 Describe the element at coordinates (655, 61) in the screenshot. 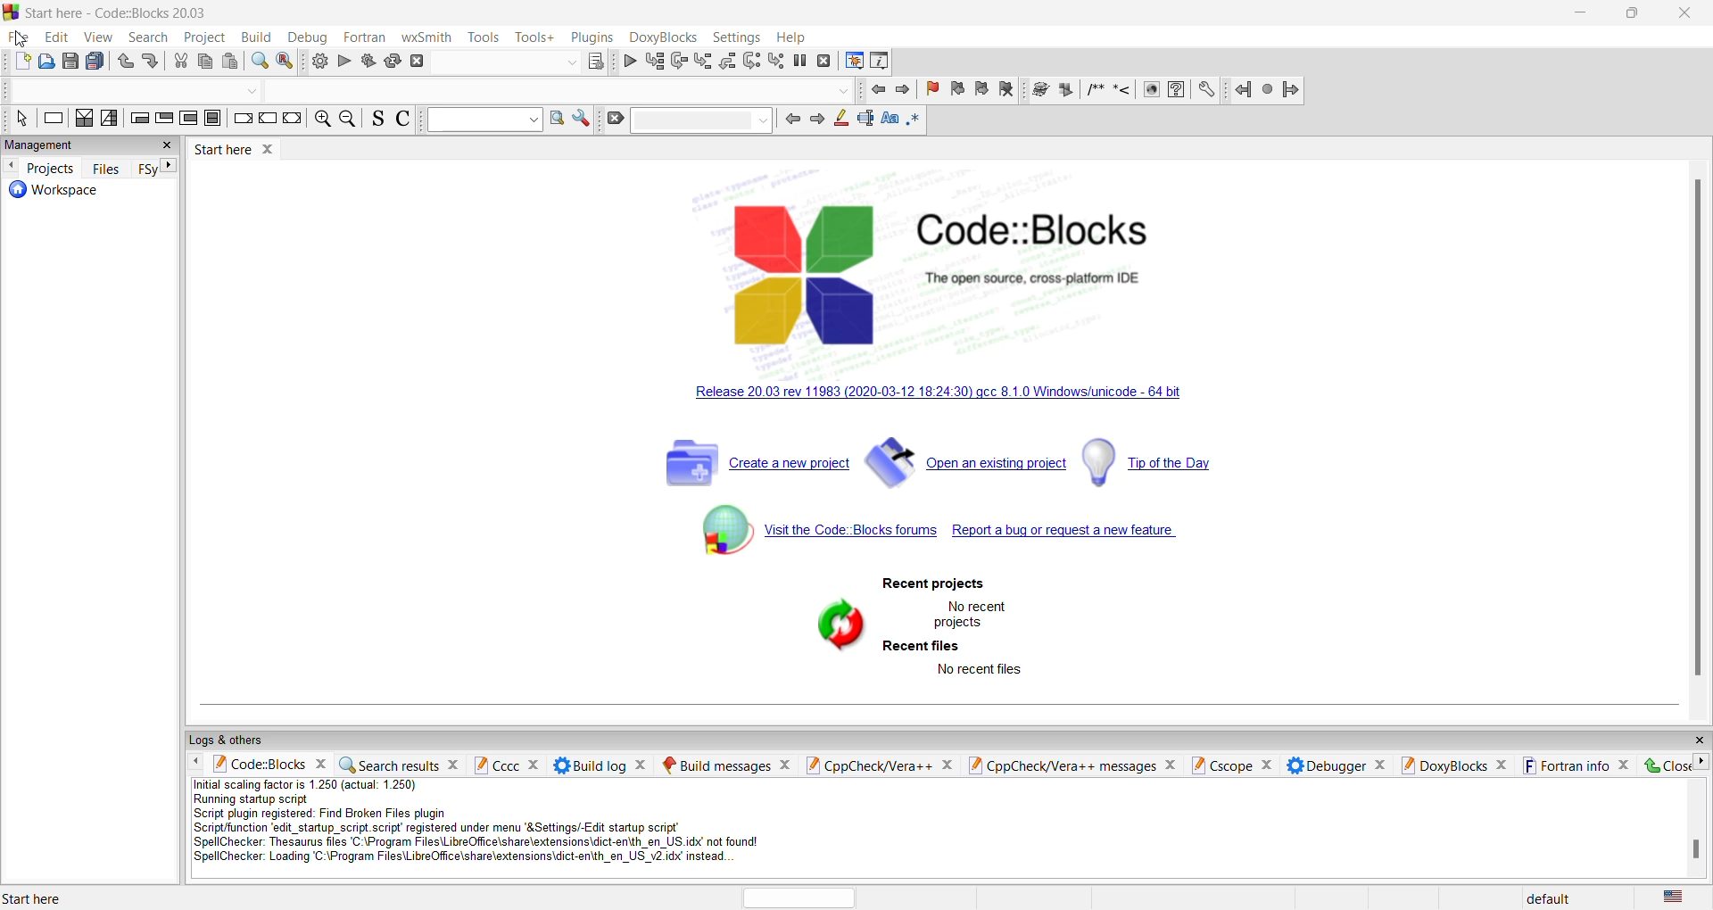

I see `run to cursor` at that location.